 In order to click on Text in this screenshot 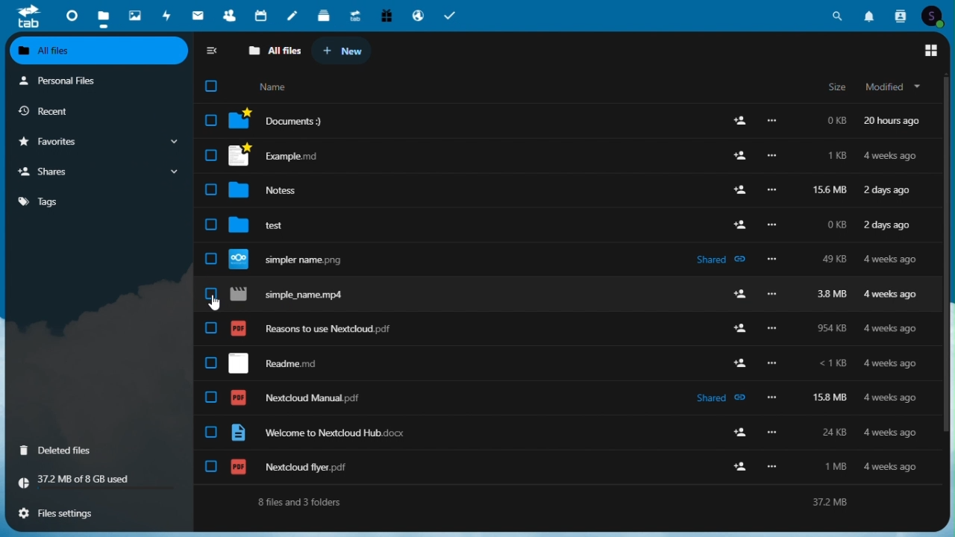, I will do `click(560, 501)`.